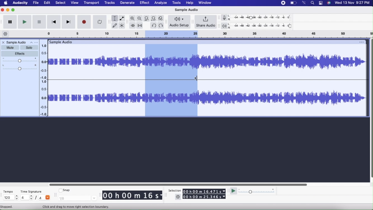 This screenshot has height=210, width=373. What do you see at coordinates (7, 207) in the screenshot?
I see `Stopped` at bounding box center [7, 207].